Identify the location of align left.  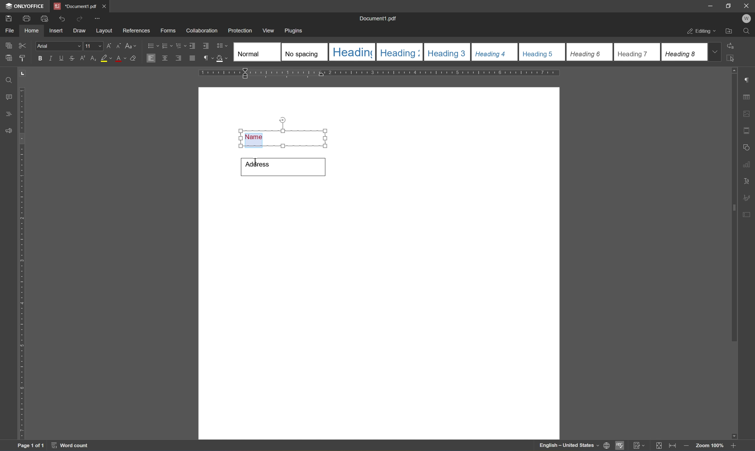
(151, 57).